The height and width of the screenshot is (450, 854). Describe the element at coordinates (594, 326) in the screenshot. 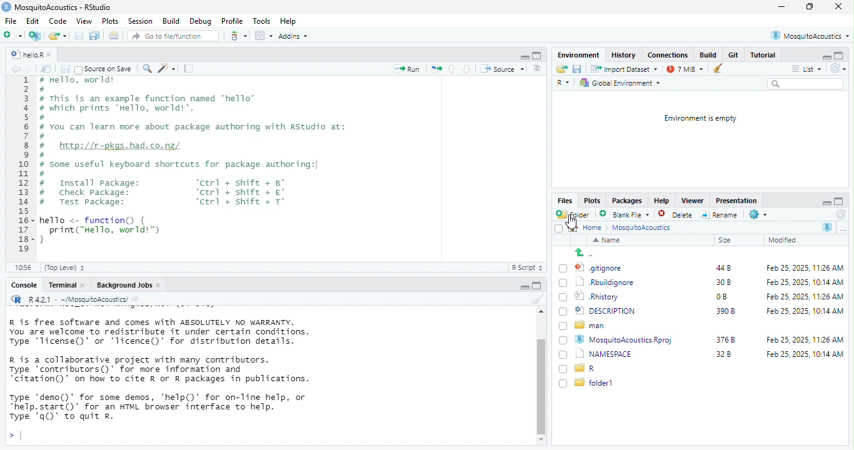

I see ` man` at that location.